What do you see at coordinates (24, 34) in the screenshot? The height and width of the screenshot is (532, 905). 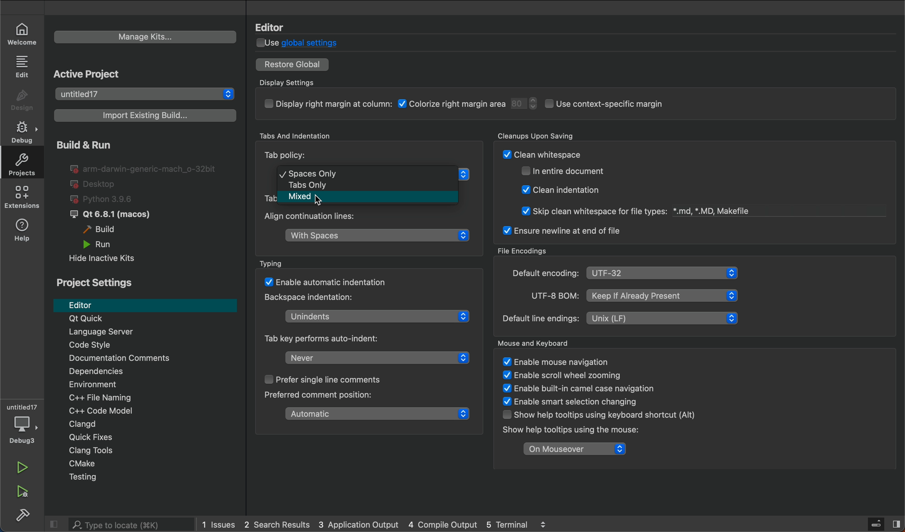 I see `welcome` at bounding box center [24, 34].